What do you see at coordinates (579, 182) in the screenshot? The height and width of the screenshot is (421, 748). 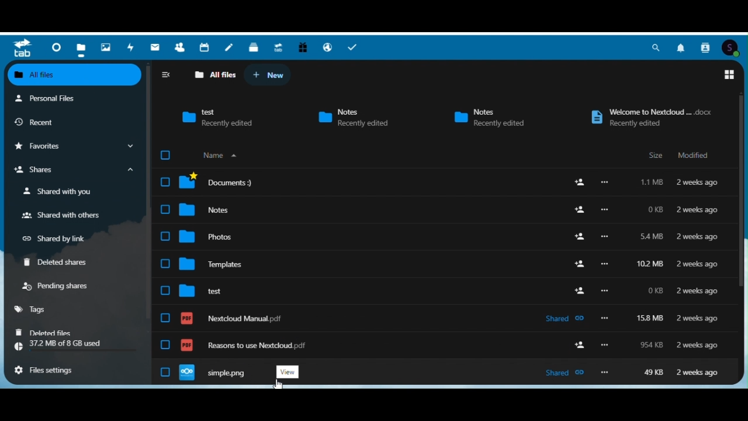 I see `add` at bounding box center [579, 182].